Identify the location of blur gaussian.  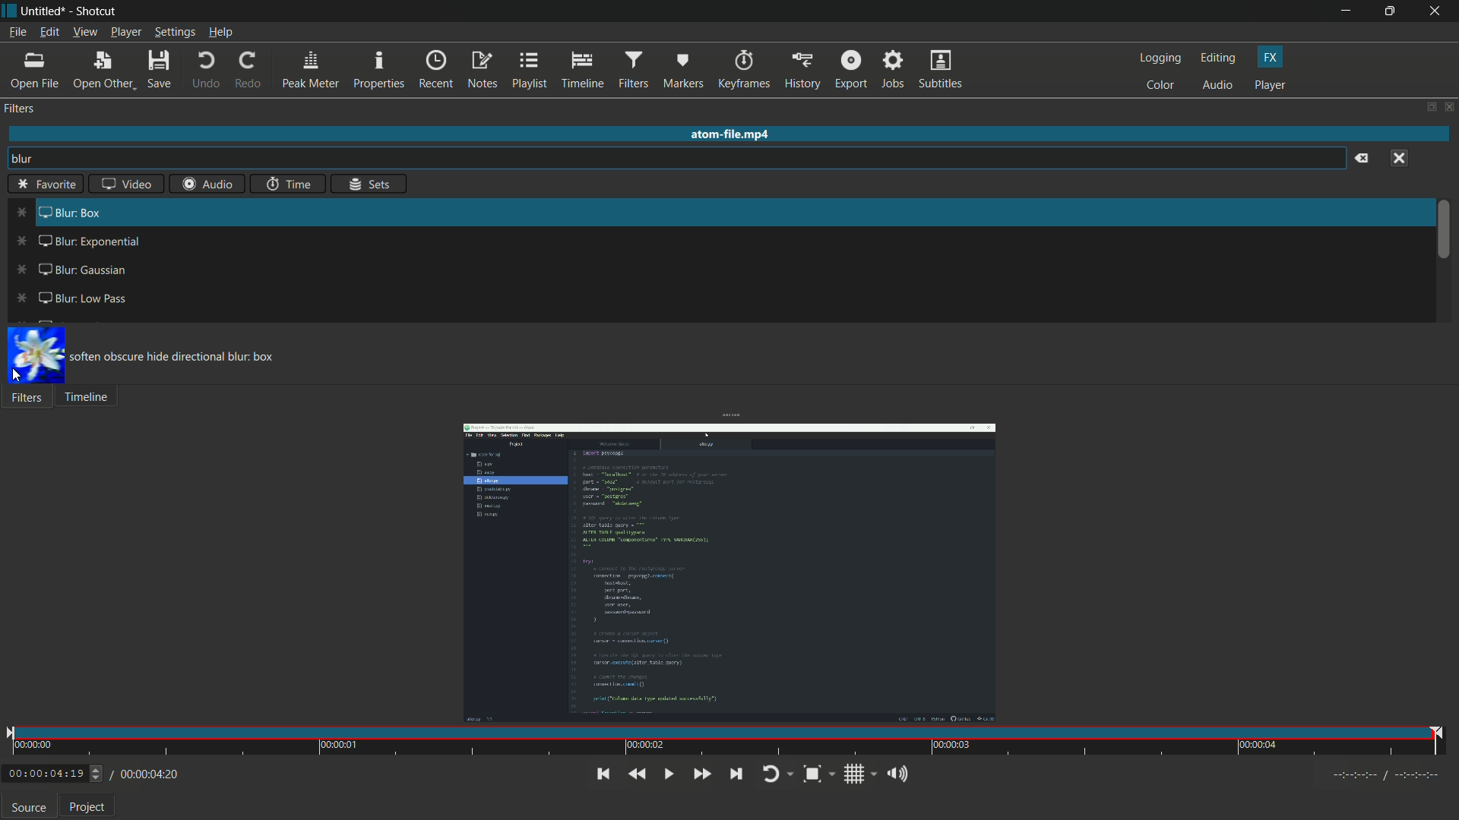
(66, 270).